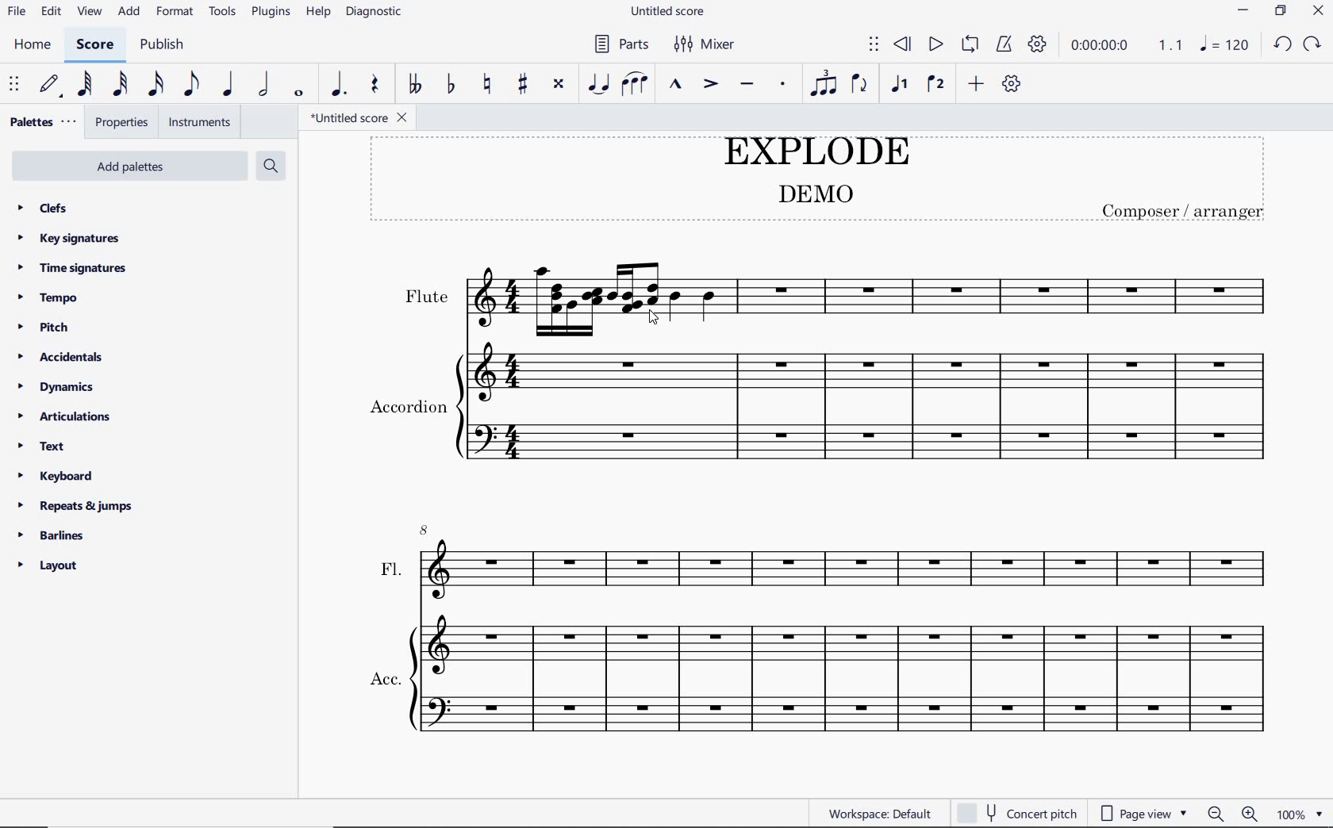 The image size is (1333, 828). I want to click on play, so click(933, 44).